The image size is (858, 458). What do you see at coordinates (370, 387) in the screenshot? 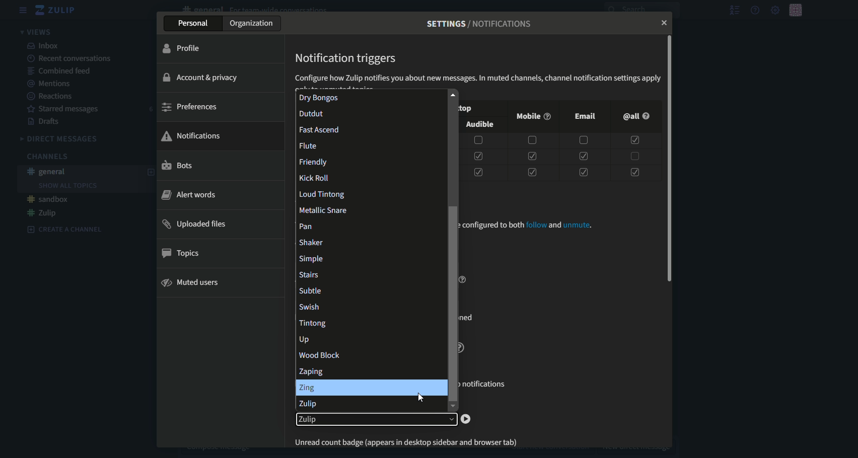
I see `zing` at bounding box center [370, 387].